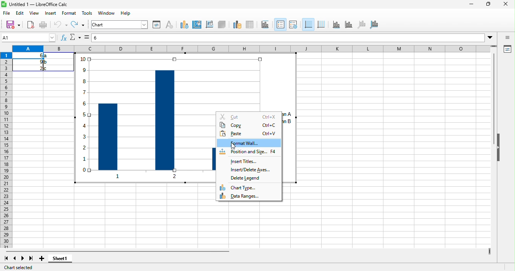 The image size is (515, 271). Describe the element at coordinates (321, 24) in the screenshot. I see `vertical grid` at that location.